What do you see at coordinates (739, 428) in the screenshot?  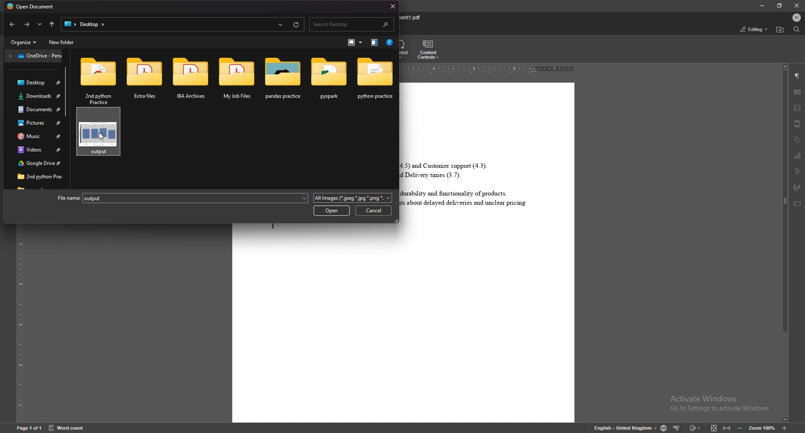 I see `decrease zoom` at bounding box center [739, 428].